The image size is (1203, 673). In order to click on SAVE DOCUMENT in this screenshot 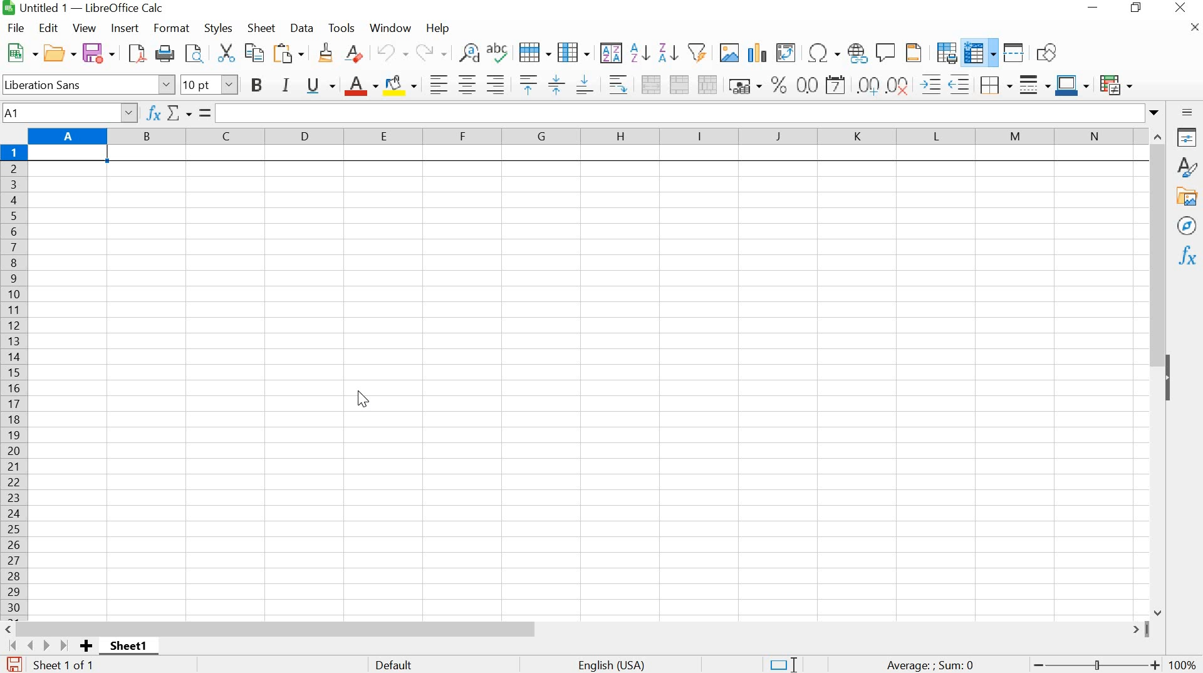, I will do `click(18, 665)`.